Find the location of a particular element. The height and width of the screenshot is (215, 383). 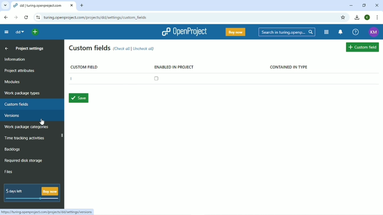

Bookmark this tab is located at coordinates (343, 18).